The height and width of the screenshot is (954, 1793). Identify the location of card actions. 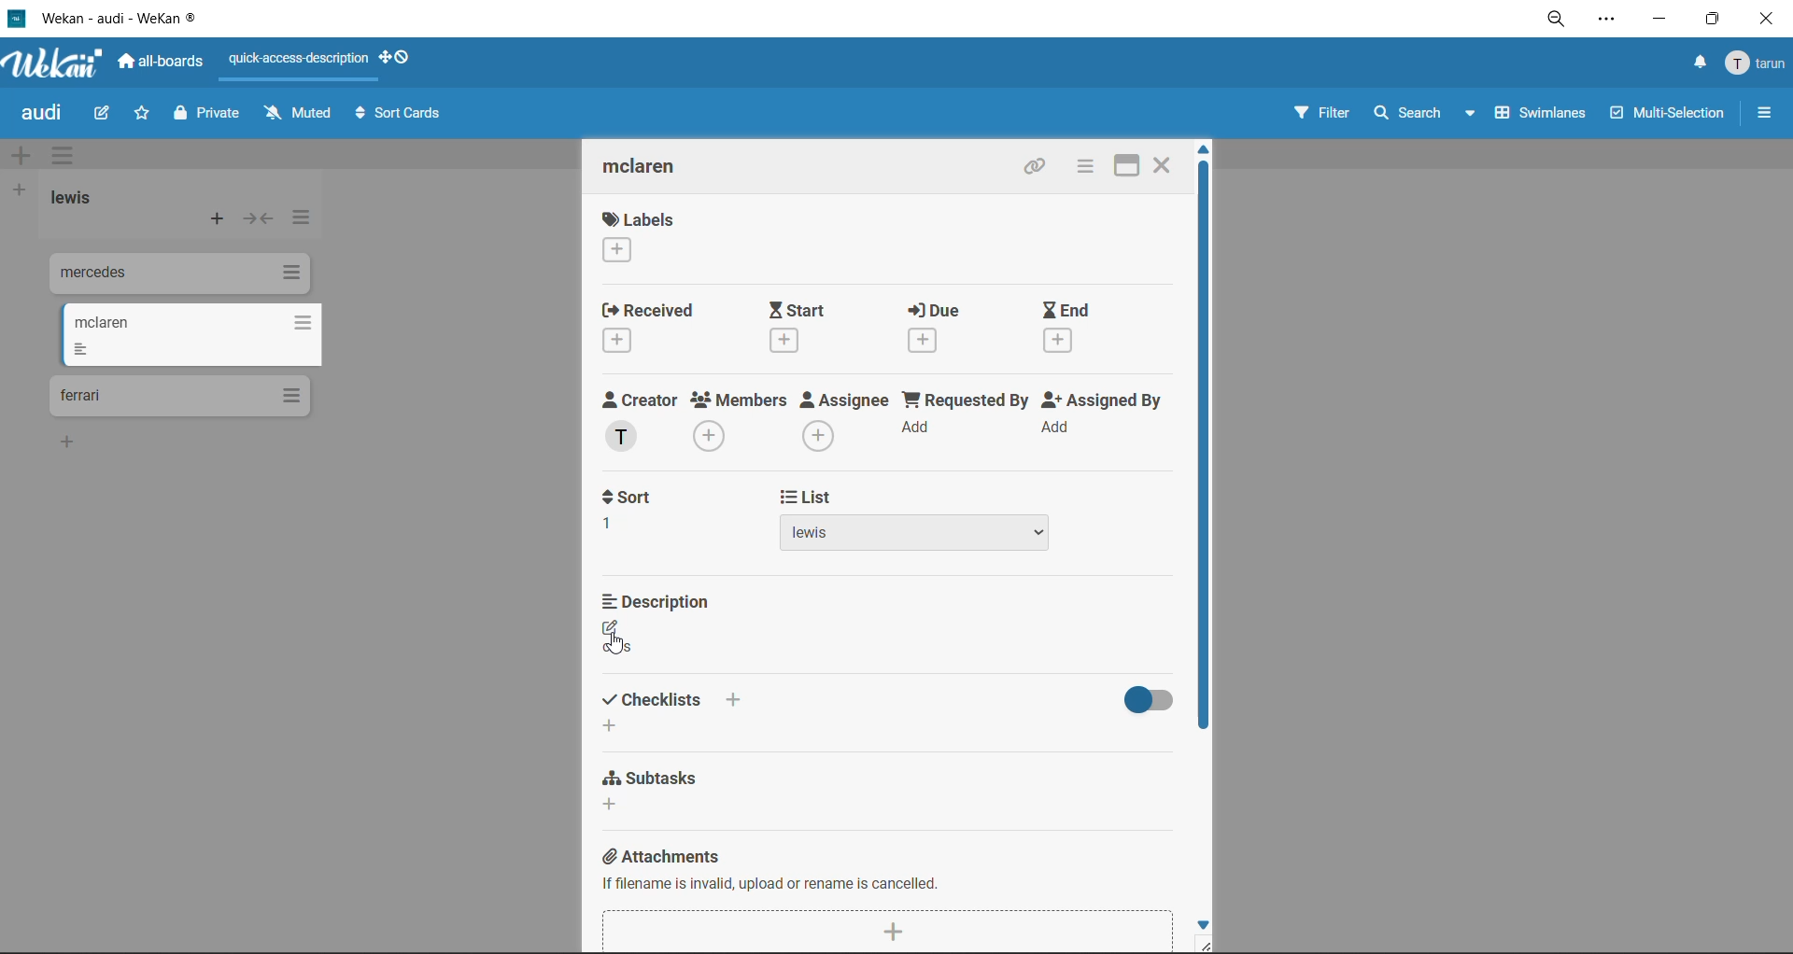
(1084, 166).